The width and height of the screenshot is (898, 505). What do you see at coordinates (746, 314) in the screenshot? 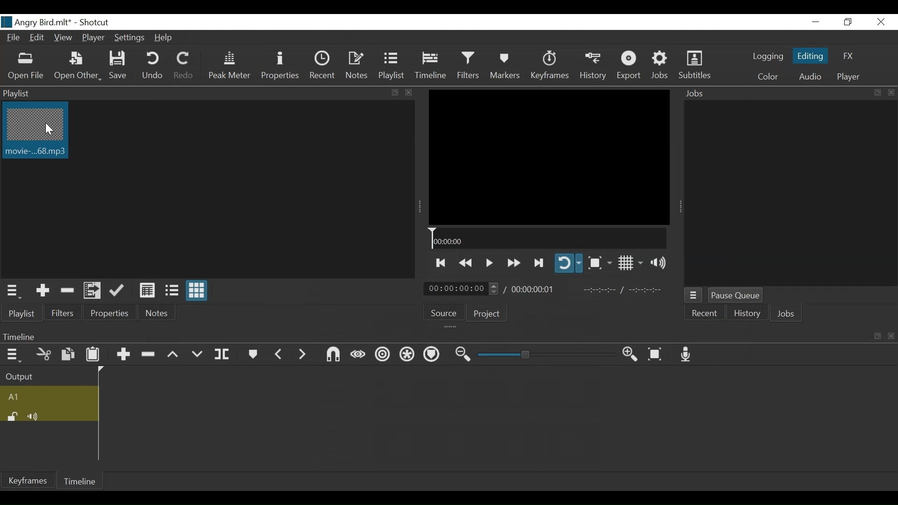
I see `History` at bounding box center [746, 314].